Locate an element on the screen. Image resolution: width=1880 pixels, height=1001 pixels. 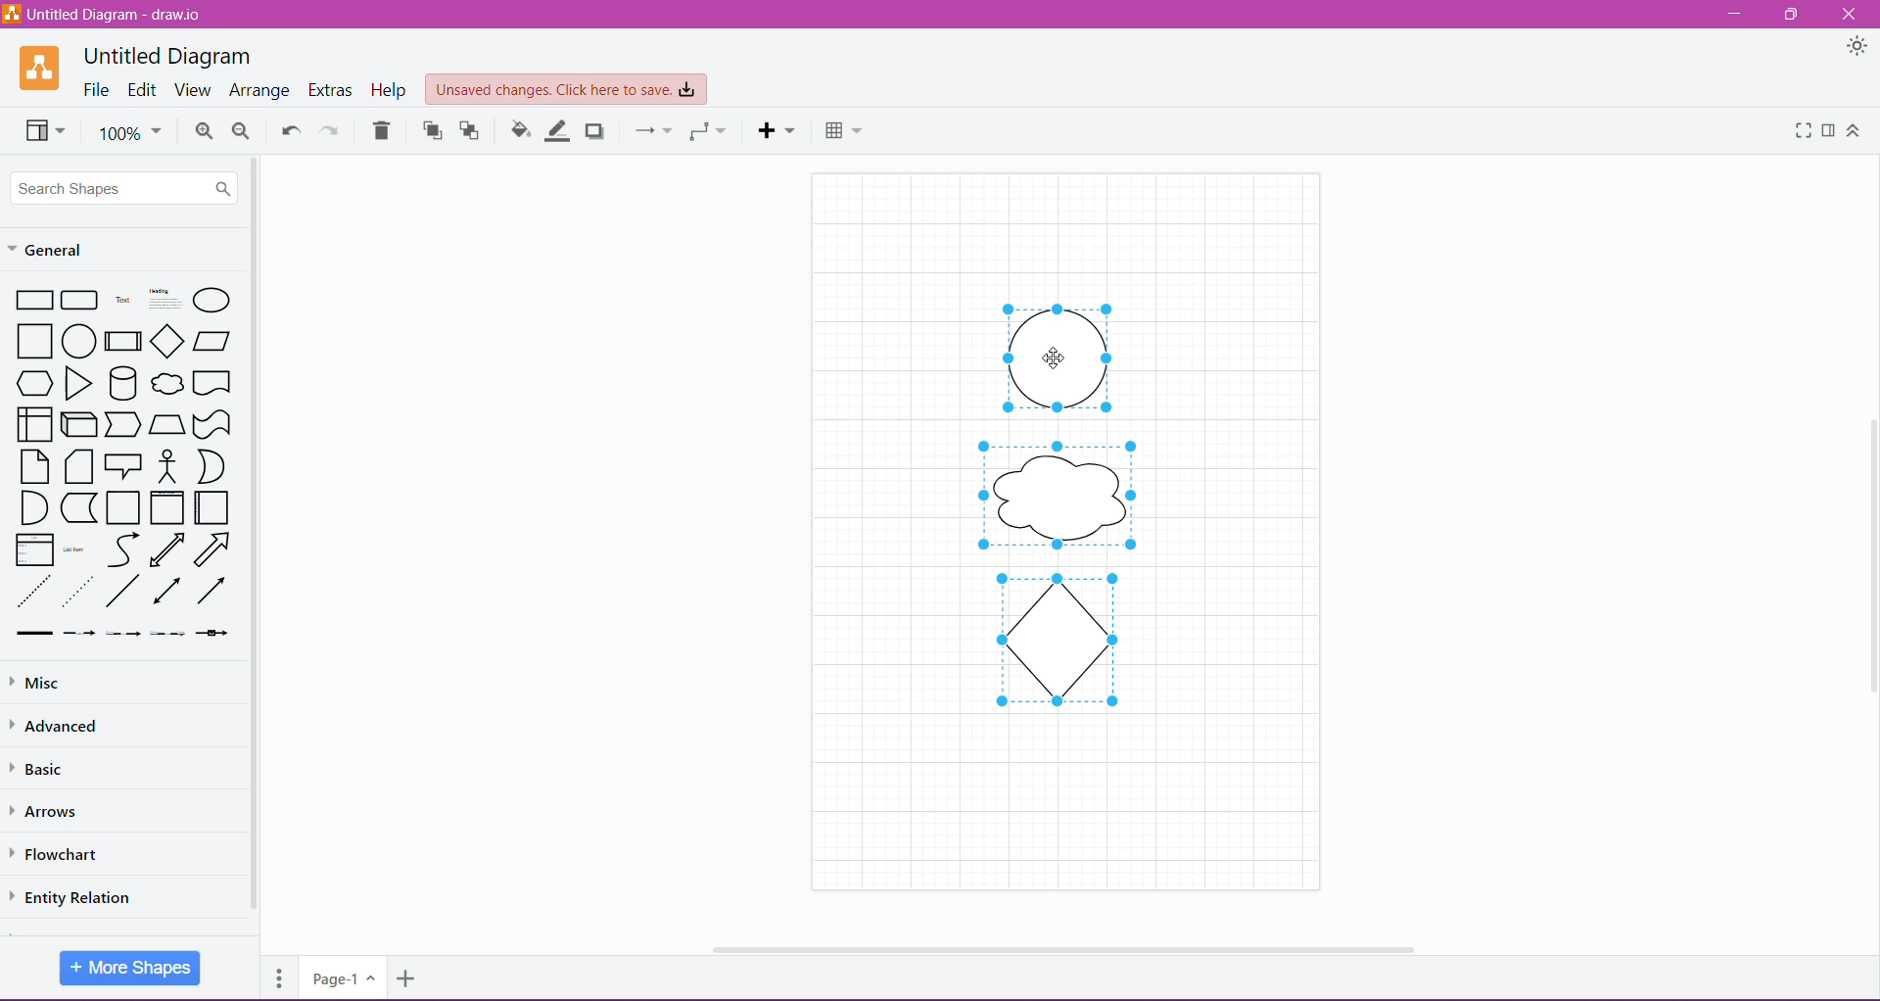
Restore Down is located at coordinates (1794, 14).